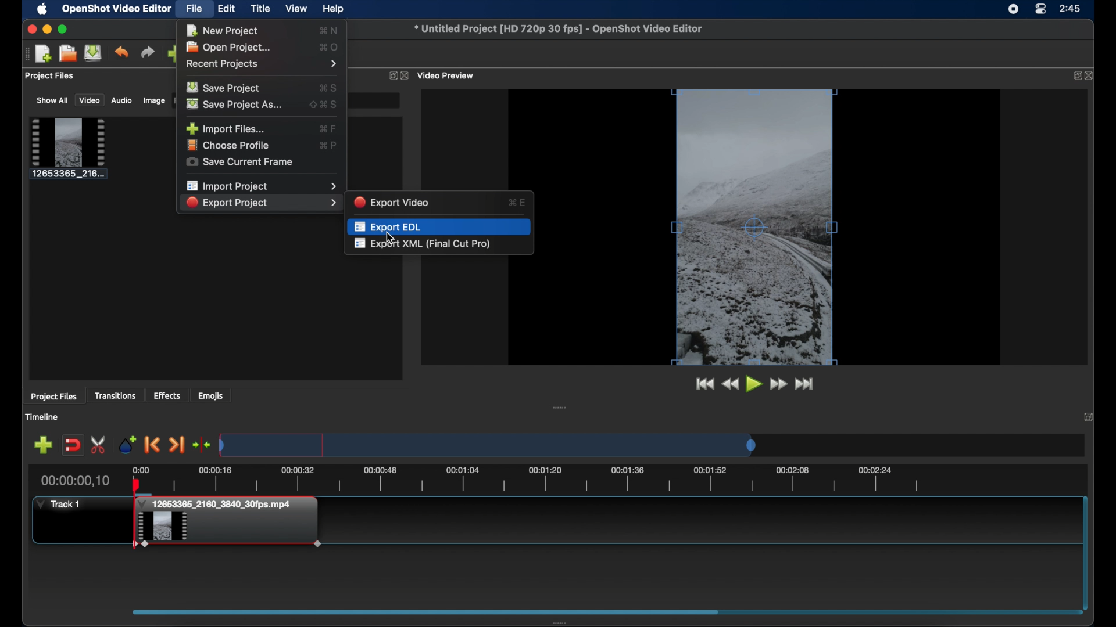 The height and width of the screenshot is (627, 1116). Describe the element at coordinates (327, 128) in the screenshot. I see `import files shortcut` at that location.